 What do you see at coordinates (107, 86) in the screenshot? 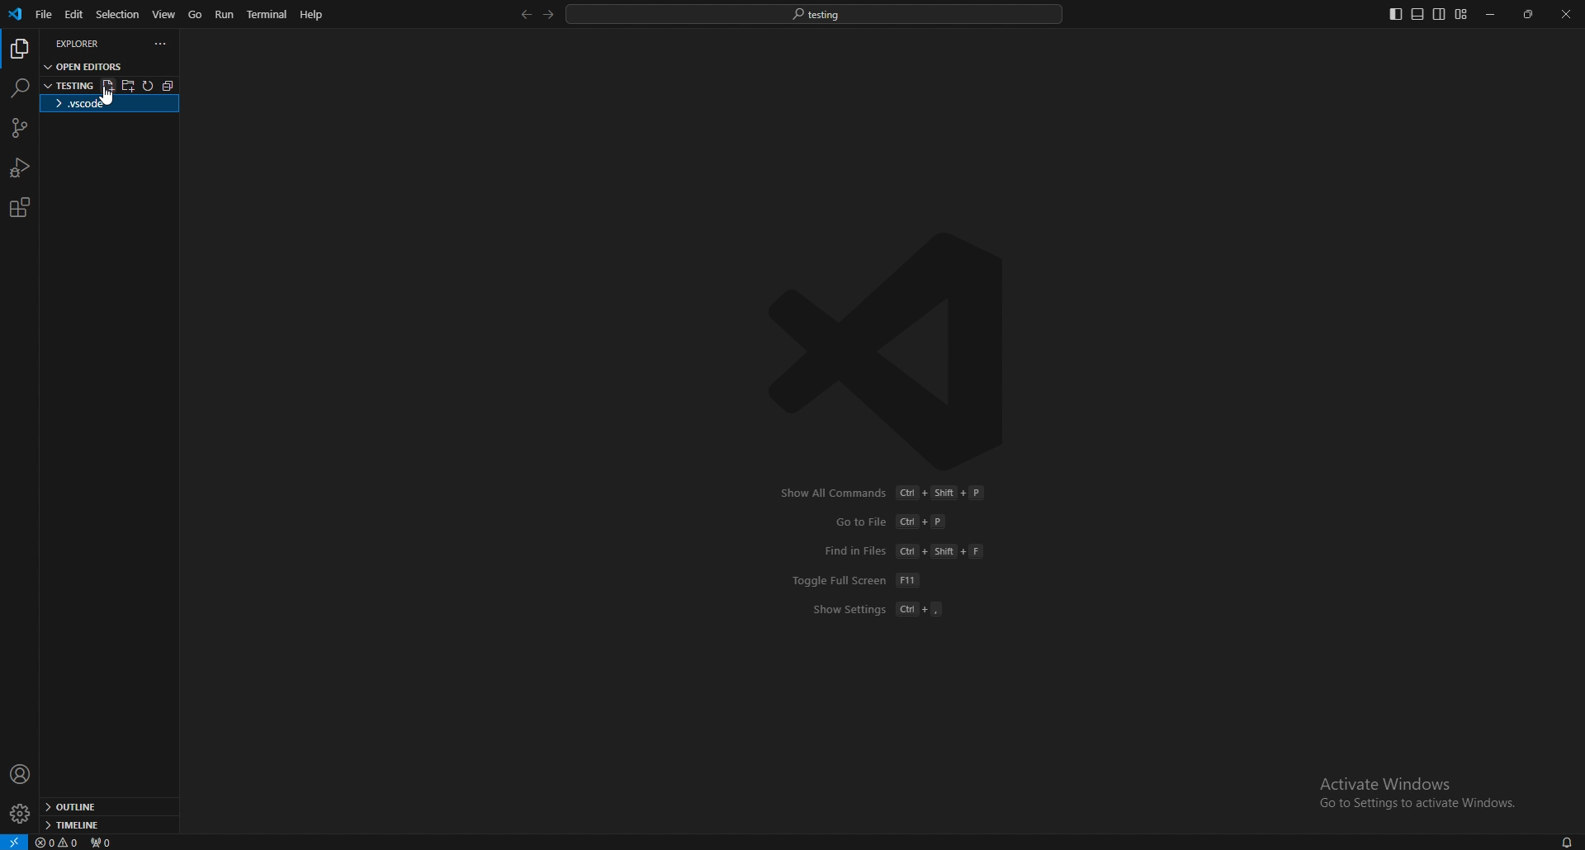
I see `new file` at bounding box center [107, 86].